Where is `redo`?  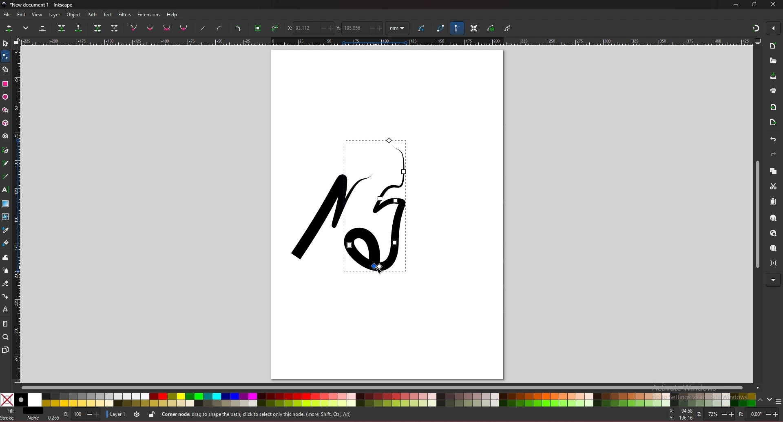 redo is located at coordinates (773, 154).